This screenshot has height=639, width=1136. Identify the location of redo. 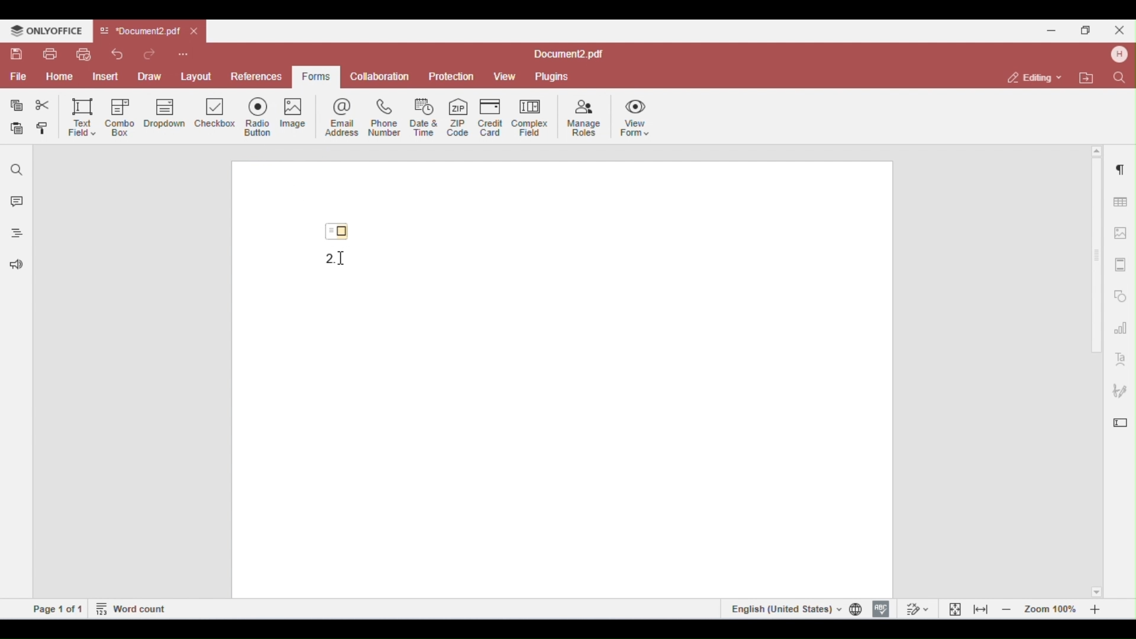
(152, 53).